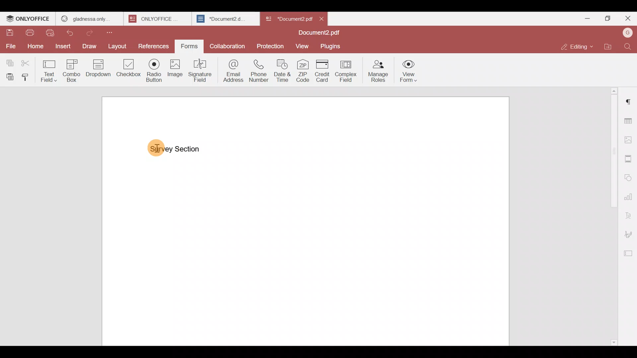  I want to click on Date & time, so click(282, 70).